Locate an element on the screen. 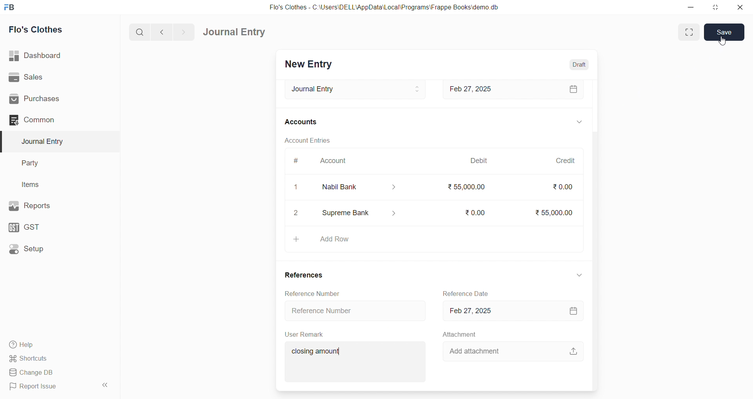 This screenshot has width=753, height=399. Change DB is located at coordinates (49, 372).